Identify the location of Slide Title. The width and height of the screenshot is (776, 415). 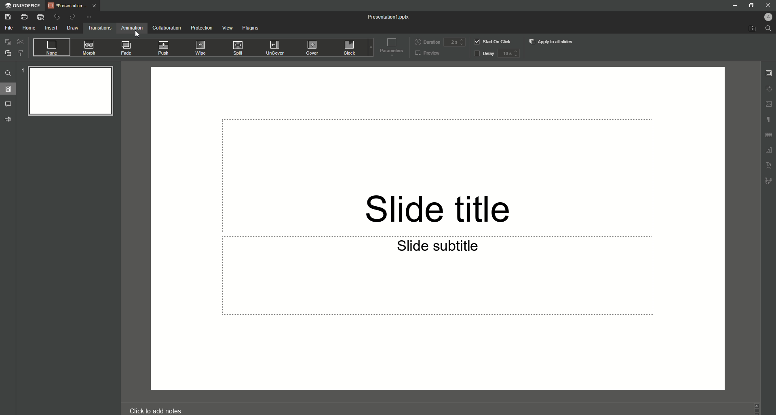
(443, 199).